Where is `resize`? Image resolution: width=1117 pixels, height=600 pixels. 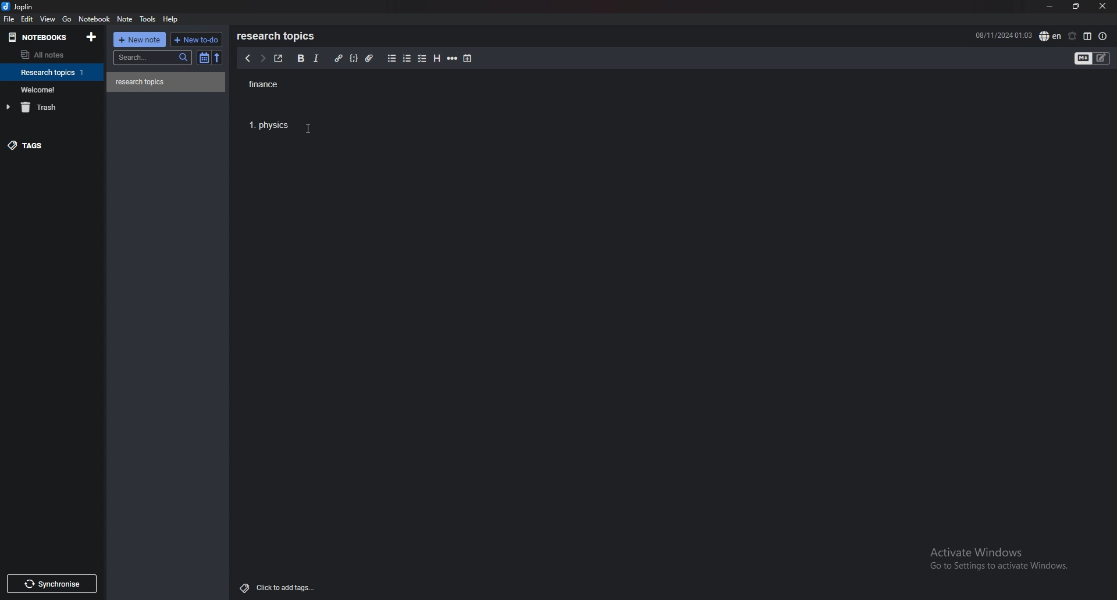 resize is located at coordinates (1075, 6).